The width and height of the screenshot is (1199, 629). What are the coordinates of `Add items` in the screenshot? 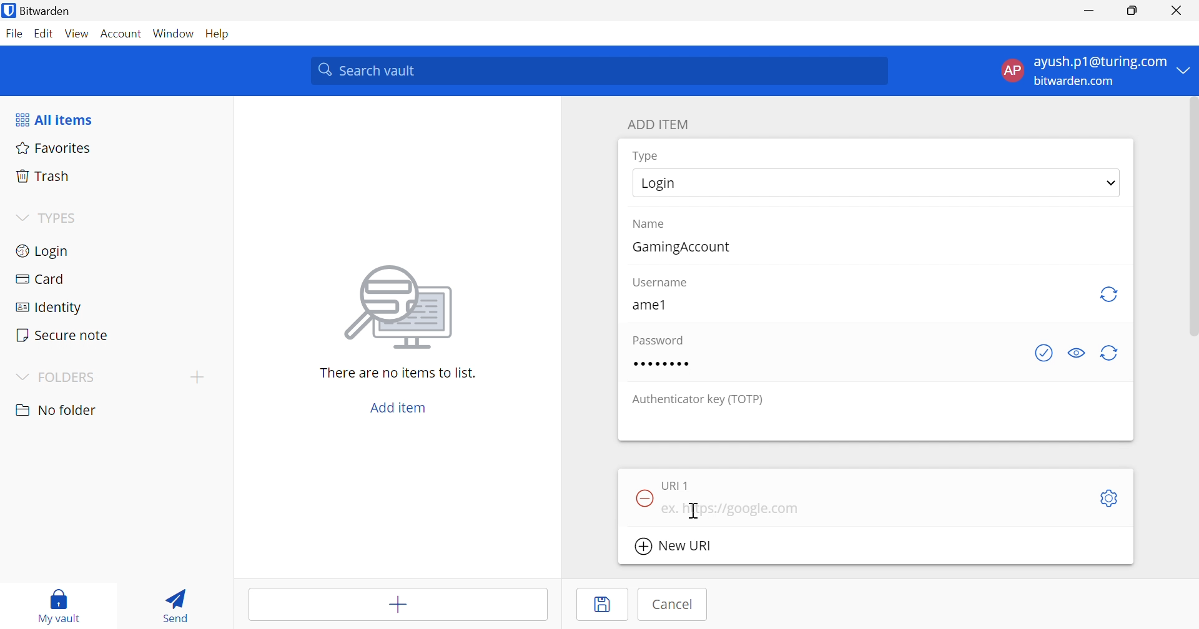 It's located at (396, 605).